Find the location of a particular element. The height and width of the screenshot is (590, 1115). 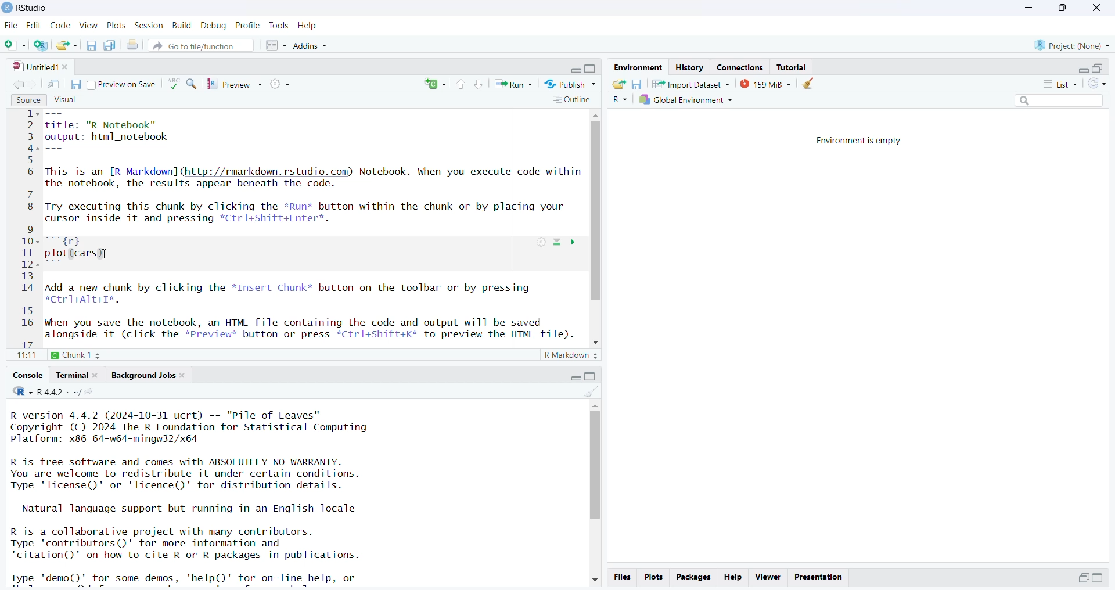

rerun the previous code region is located at coordinates (434, 84).